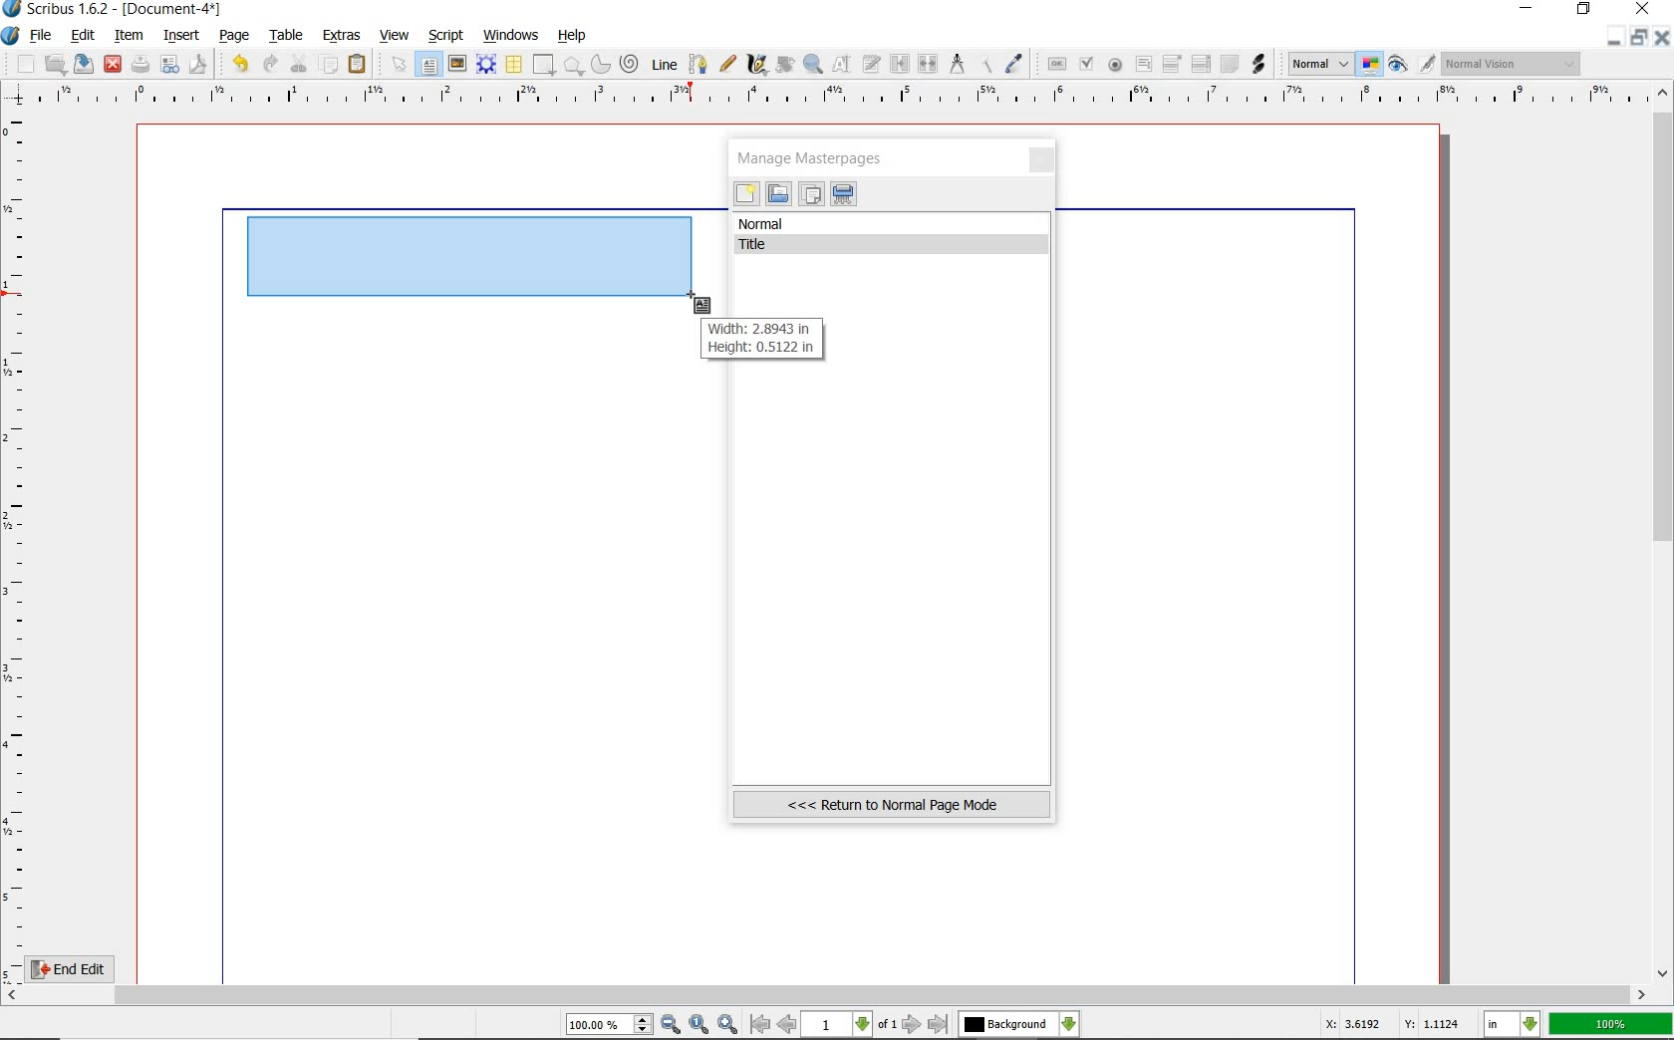 The height and width of the screenshot is (1040, 1674). I want to click on unlink text frames, so click(929, 65).